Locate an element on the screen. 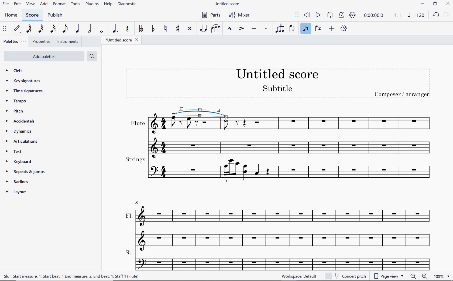  DIAGNOSTIC is located at coordinates (129, 4).